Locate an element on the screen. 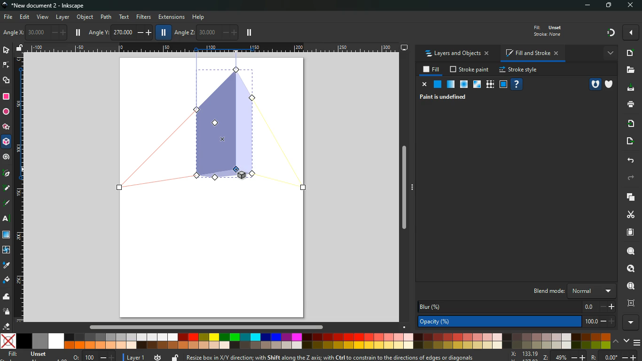  more is located at coordinates (632, 323).